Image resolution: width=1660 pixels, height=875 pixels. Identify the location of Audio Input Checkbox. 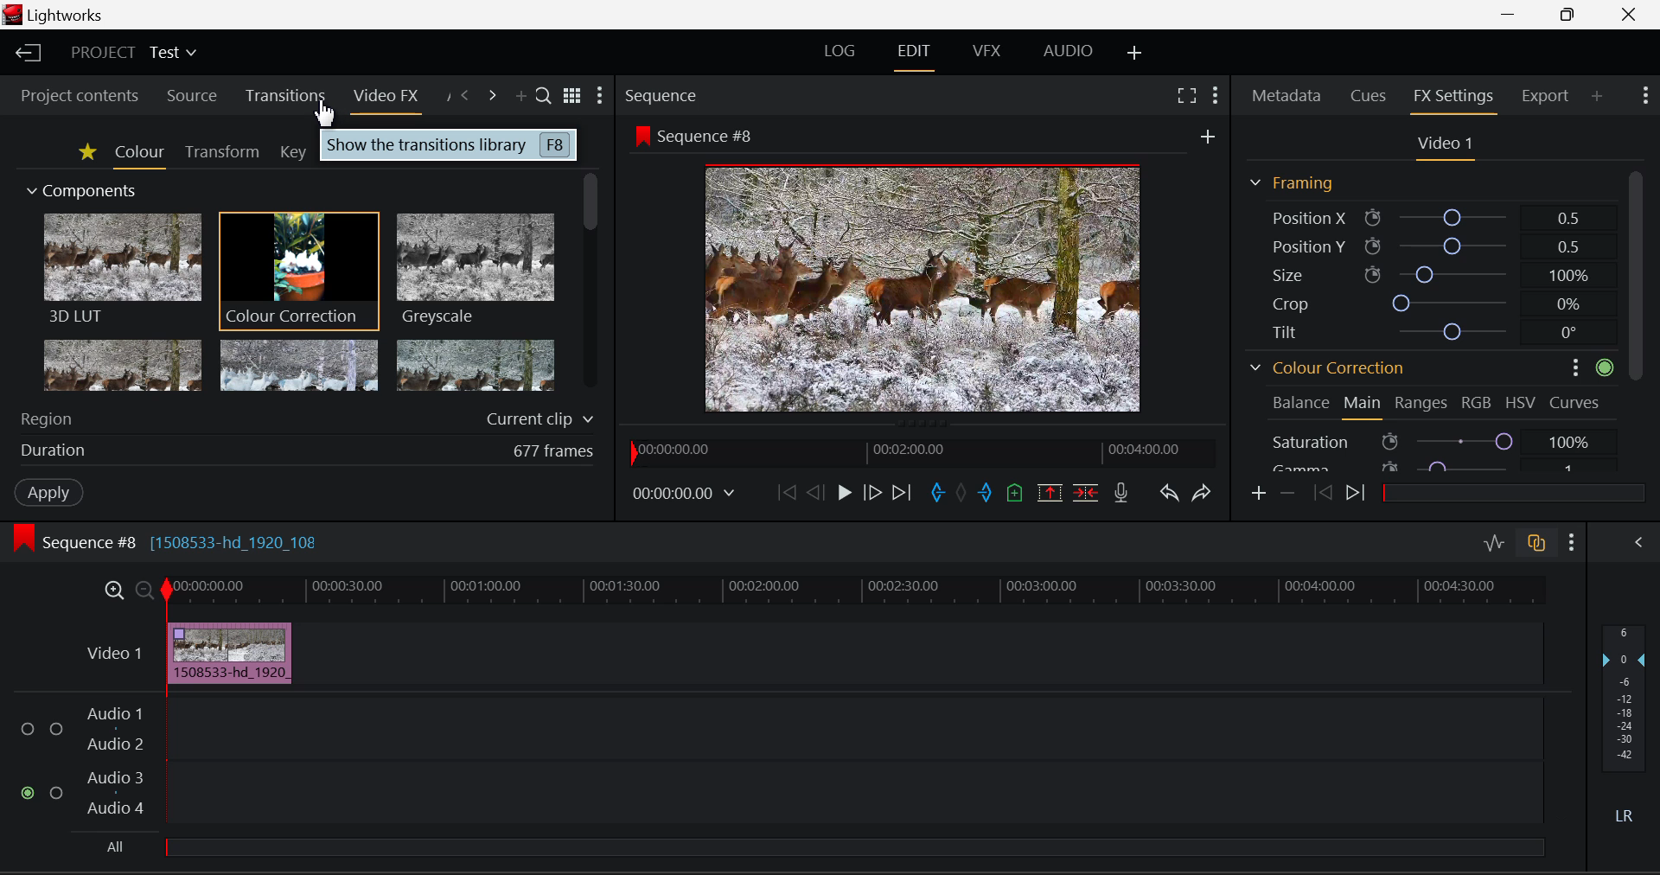
(56, 727).